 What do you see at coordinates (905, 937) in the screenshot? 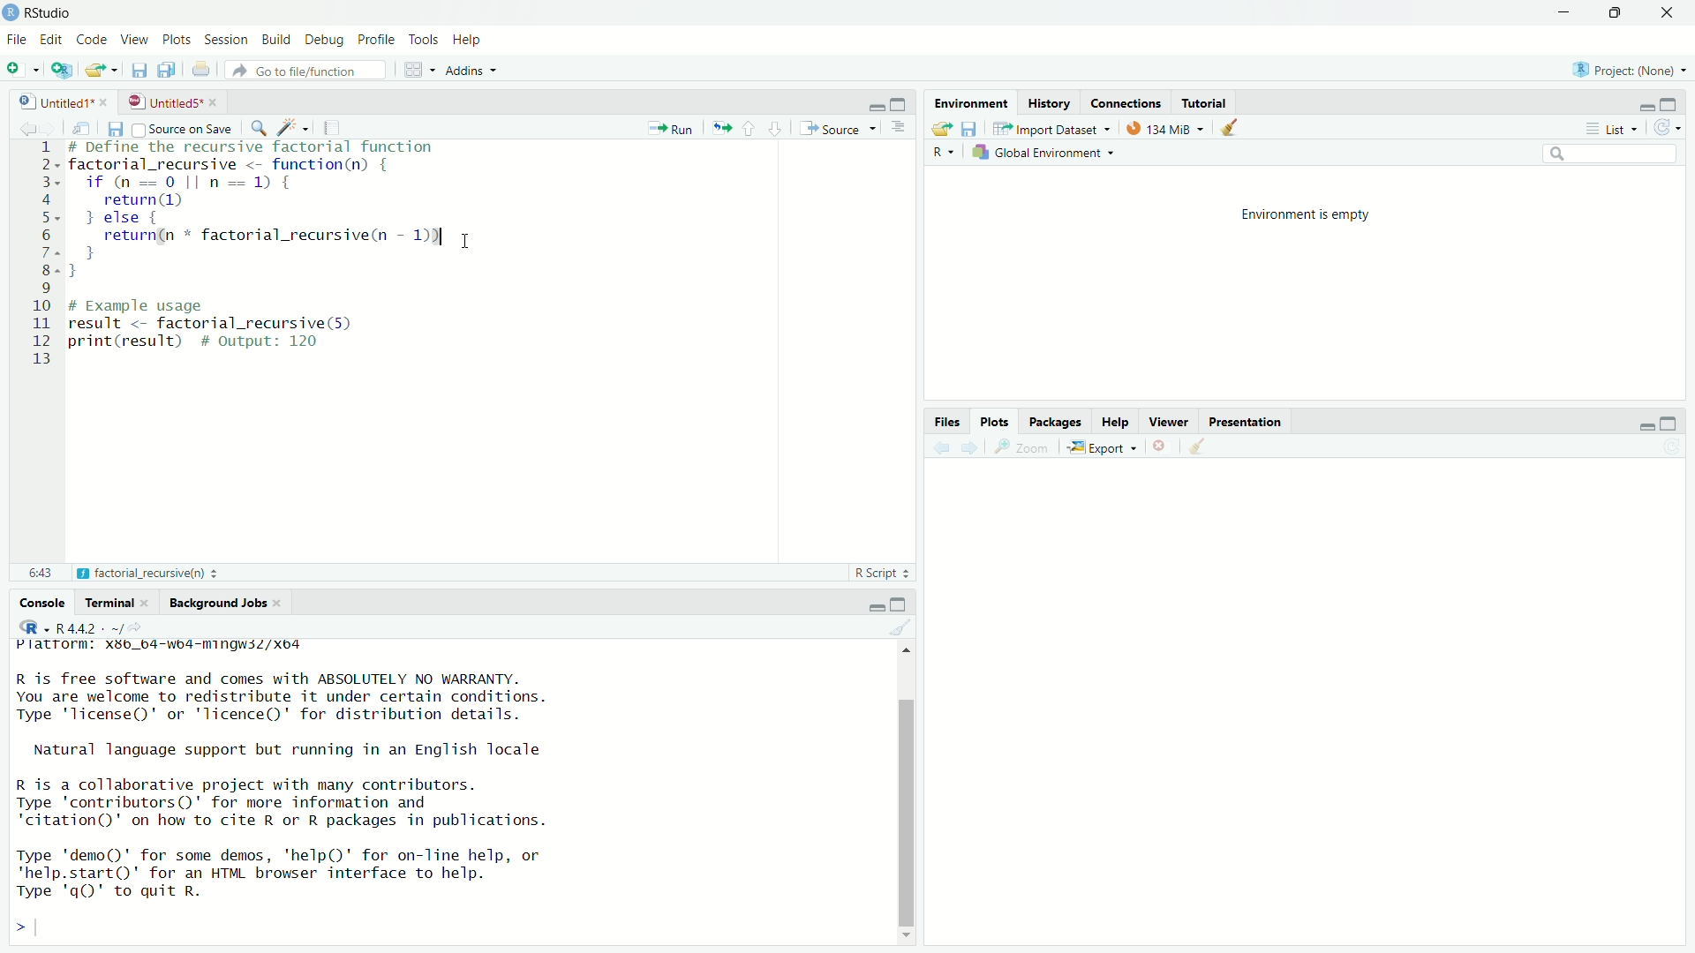
I see `Down` at bounding box center [905, 937].